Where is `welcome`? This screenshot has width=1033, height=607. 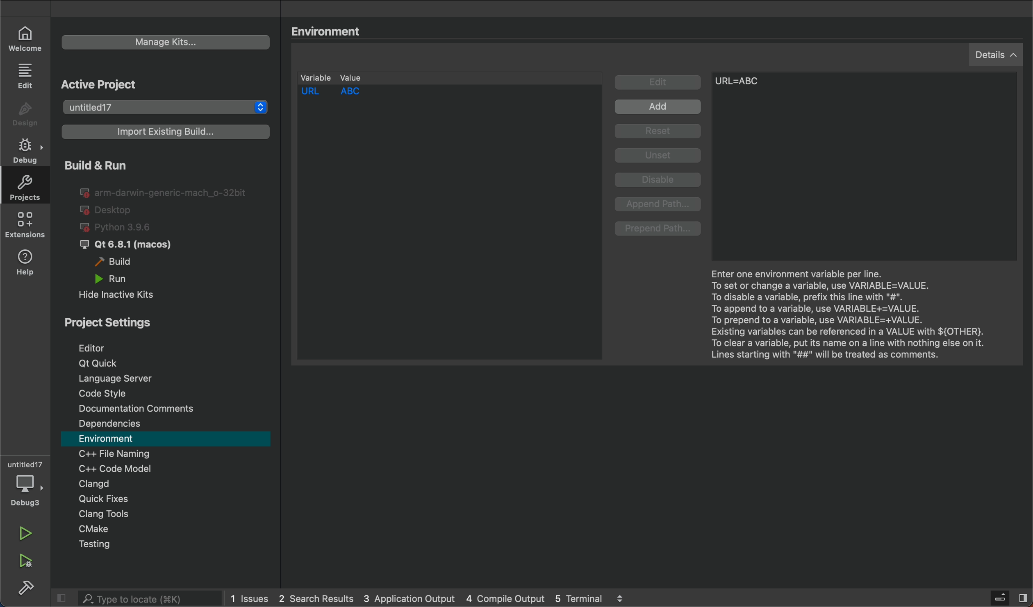
welcome is located at coordinates (26, 38).